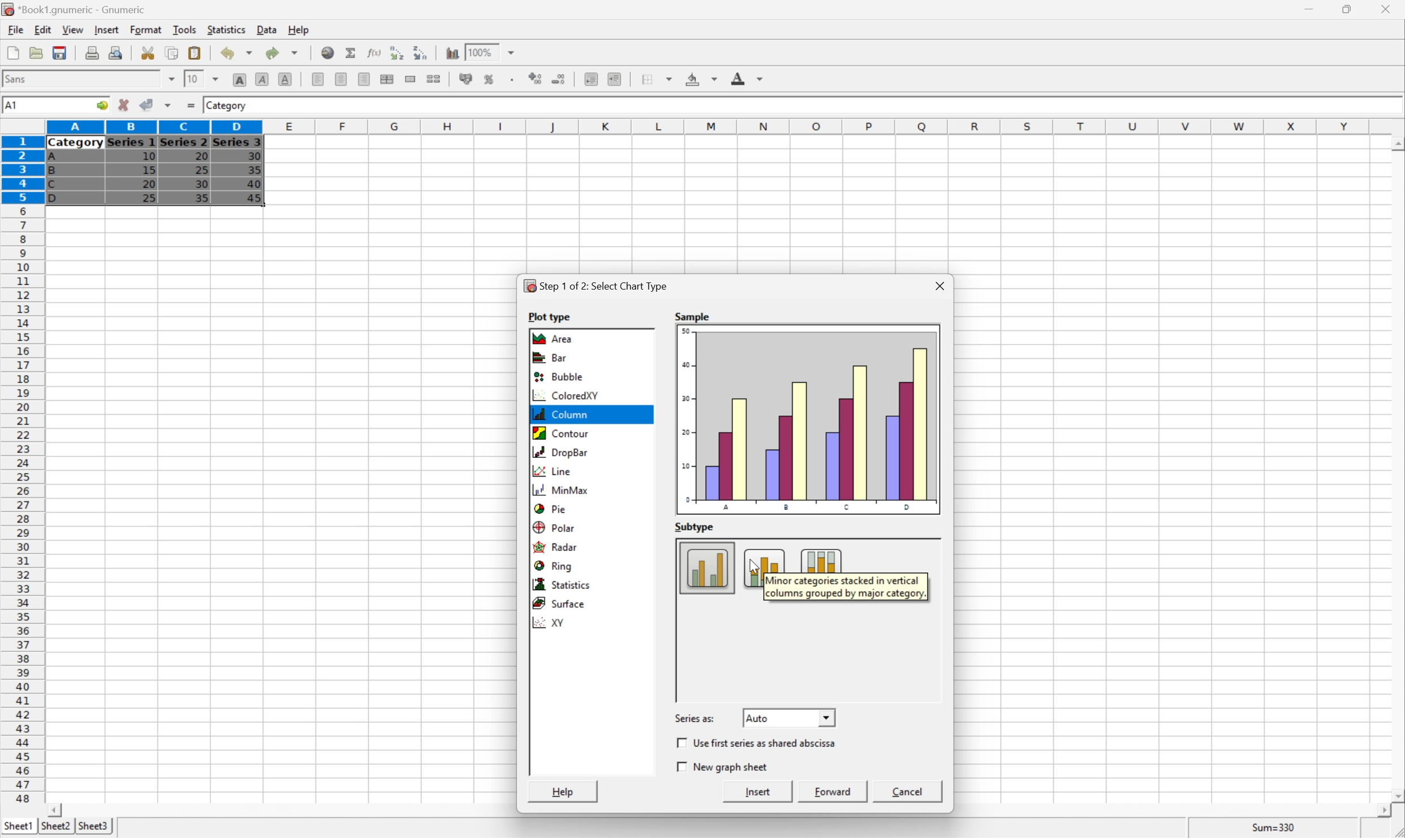 The height and width of the screenshot is (838, 1405). I want to click on New Graph Sheet, so click(730, 766).